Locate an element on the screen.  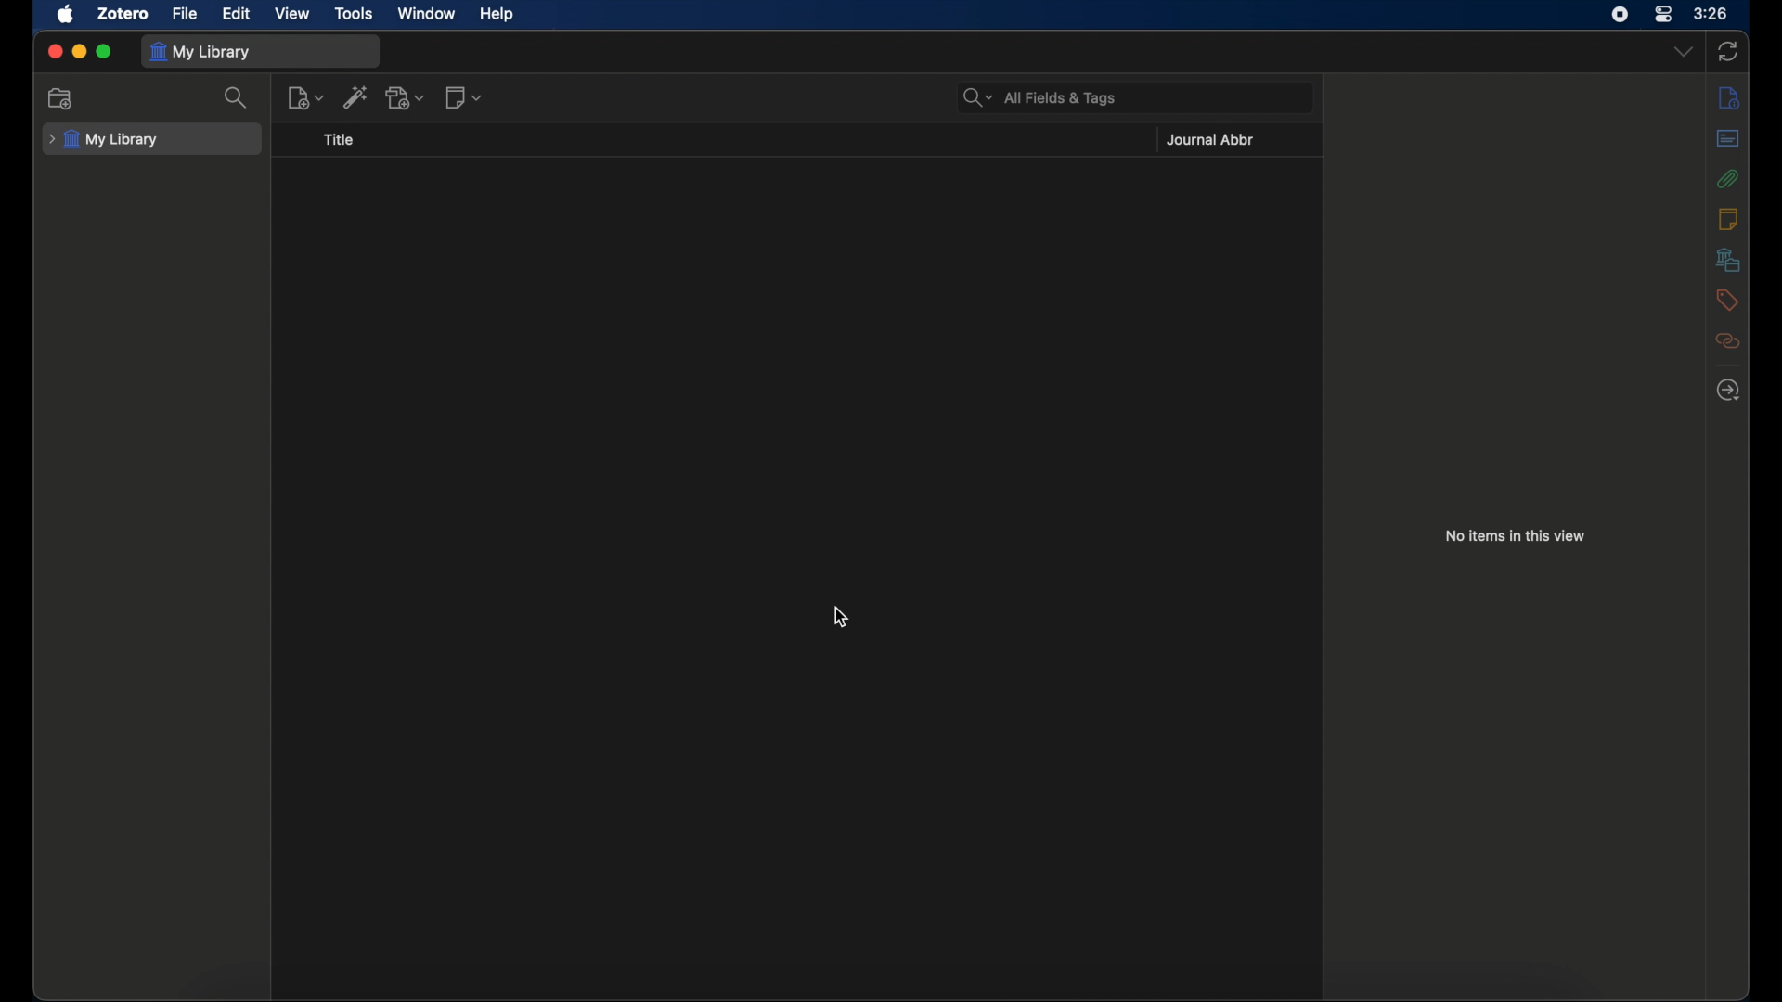
cursor is located at coordinates (841, 619).